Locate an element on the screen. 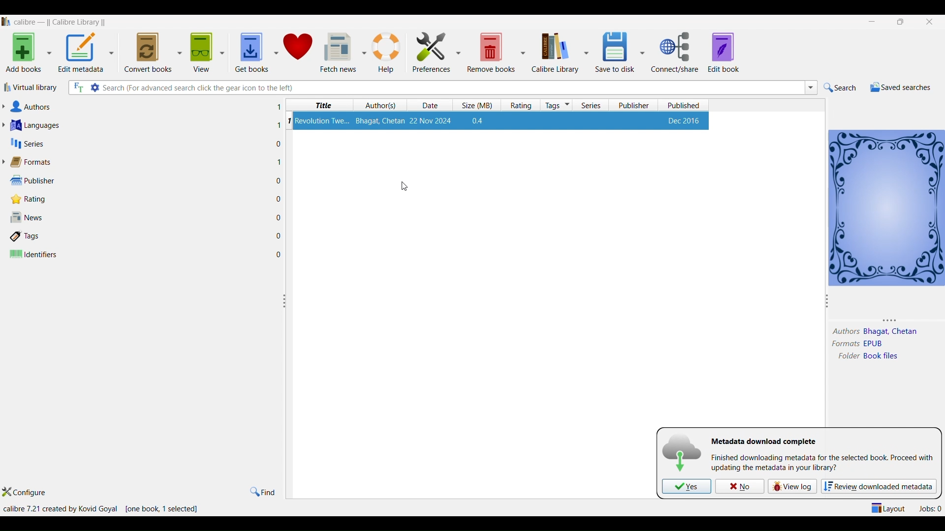 The image size is (945, 531). fetch news is located at coordinates (339, 49).